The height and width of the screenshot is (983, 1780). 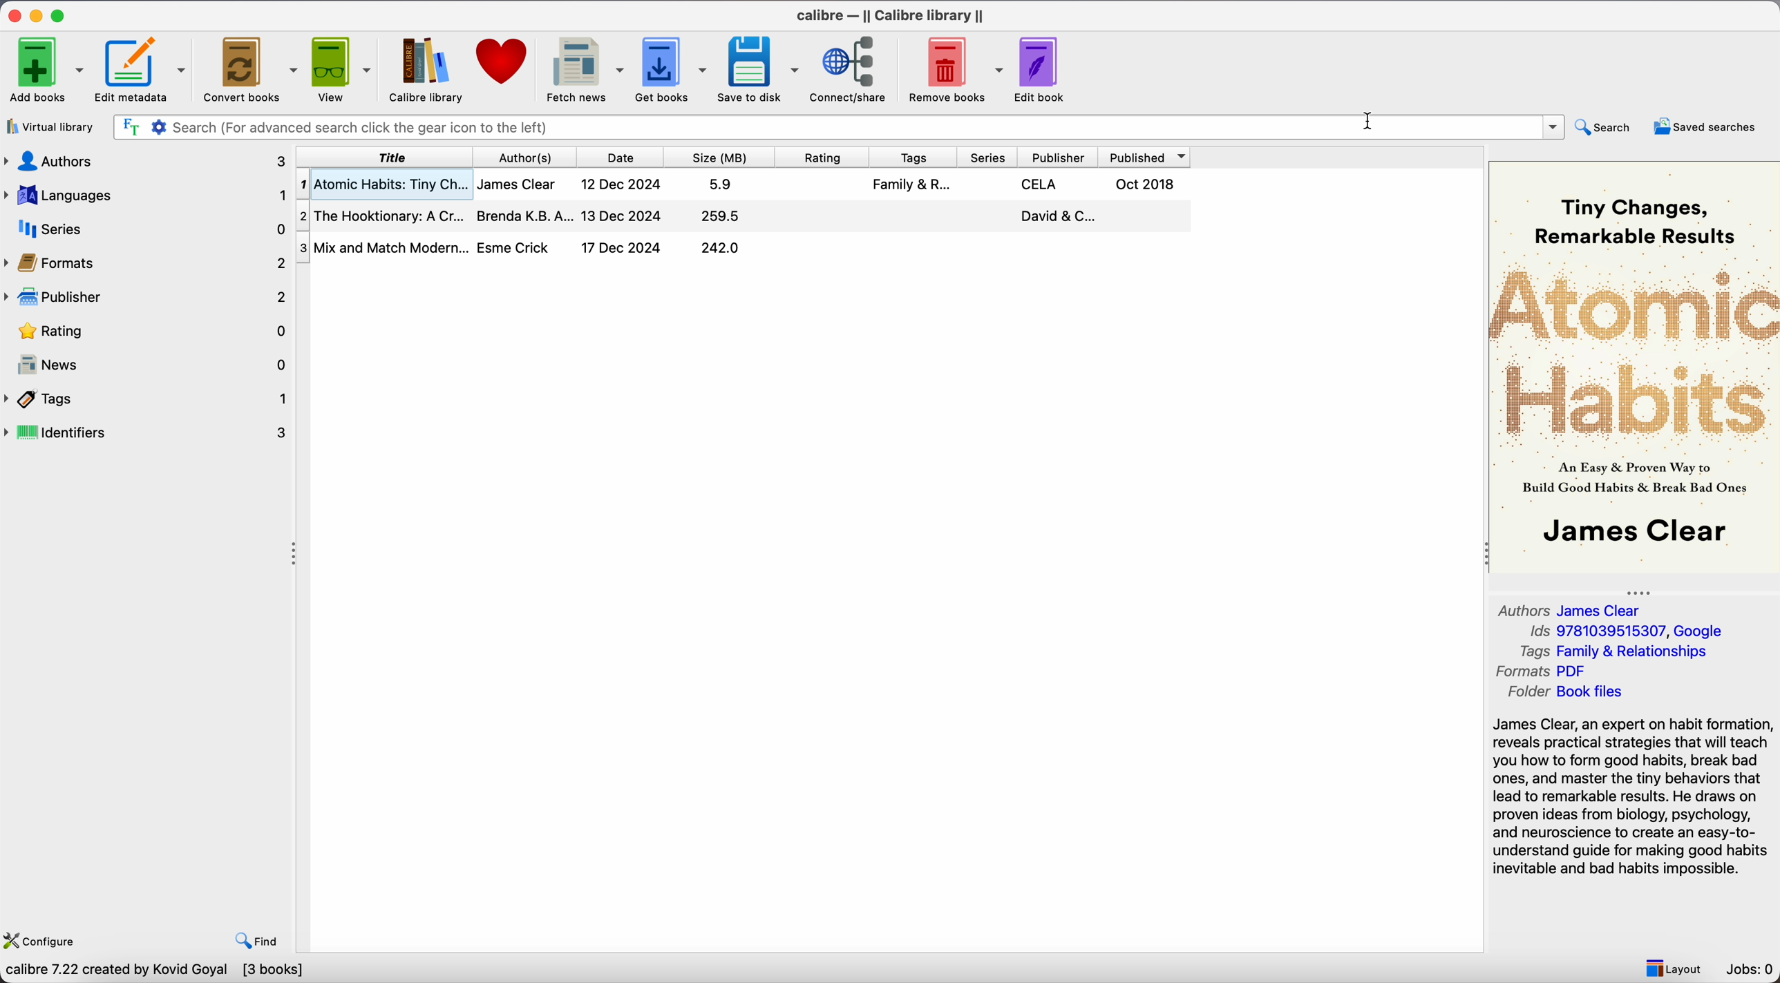 I want to click on David & C..., so click(x=1055, y=217).